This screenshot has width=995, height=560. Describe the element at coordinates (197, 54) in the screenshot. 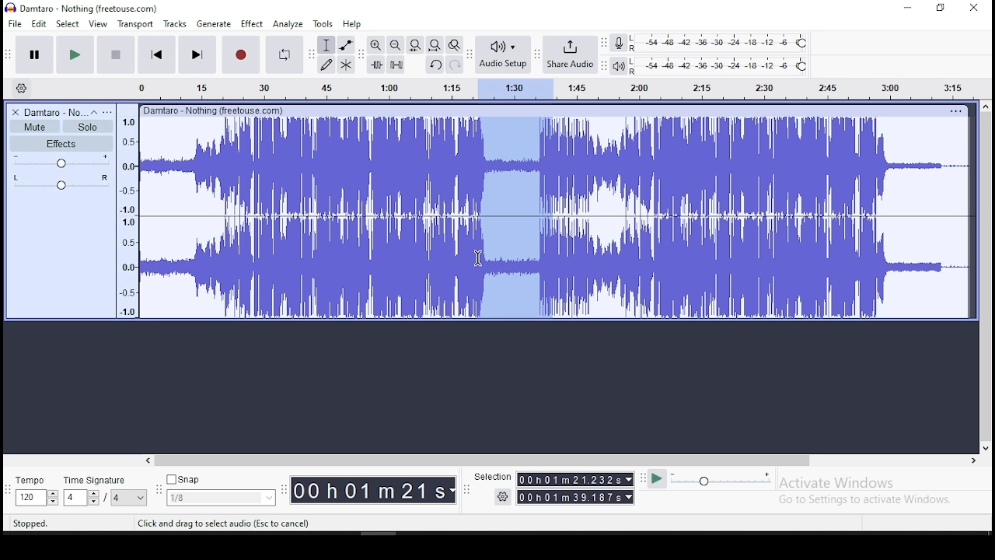

I see `skip to start` at that location.